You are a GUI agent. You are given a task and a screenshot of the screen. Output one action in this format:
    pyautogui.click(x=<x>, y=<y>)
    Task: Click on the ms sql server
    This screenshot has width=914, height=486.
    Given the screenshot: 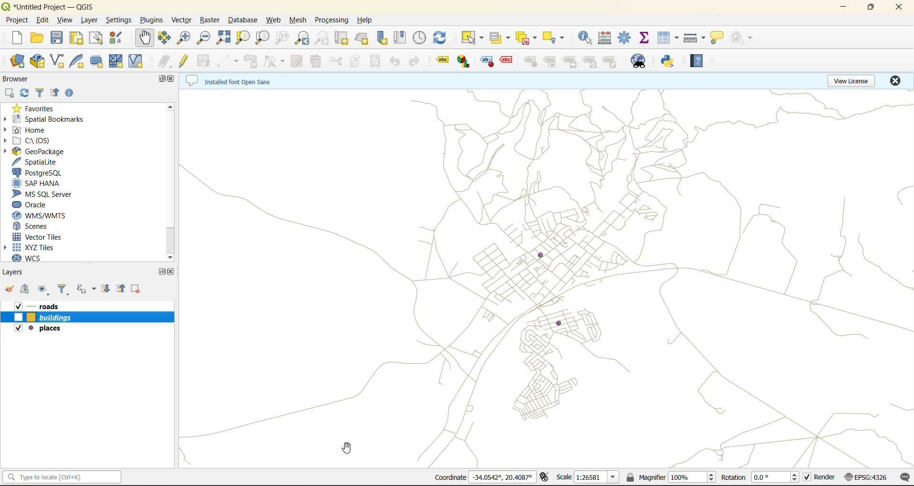 What is the action you would take?
    pyautogui.click(x=45, y=195)
    